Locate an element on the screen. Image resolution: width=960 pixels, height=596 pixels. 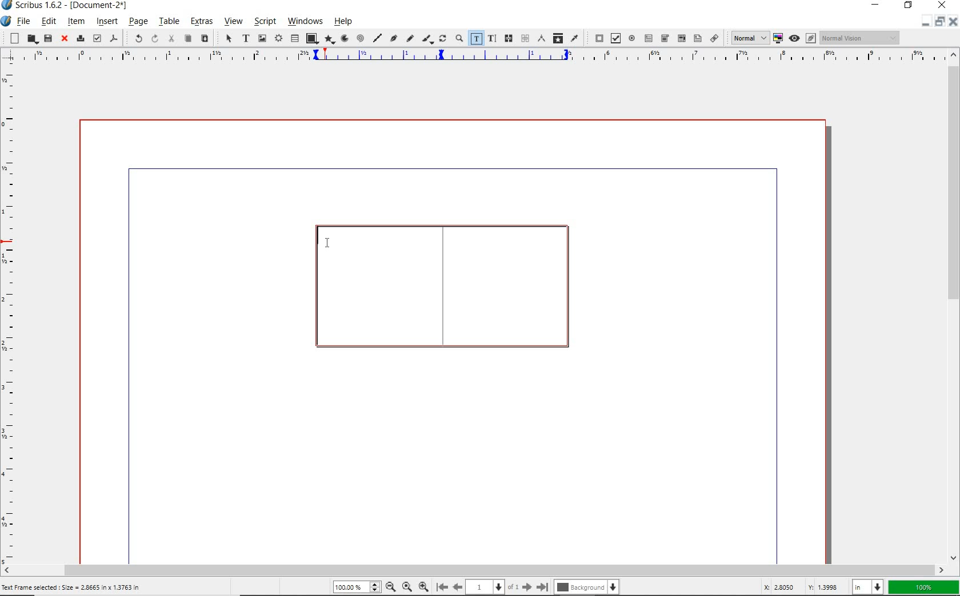
Normal Vision is located at coordinates (859, 38).